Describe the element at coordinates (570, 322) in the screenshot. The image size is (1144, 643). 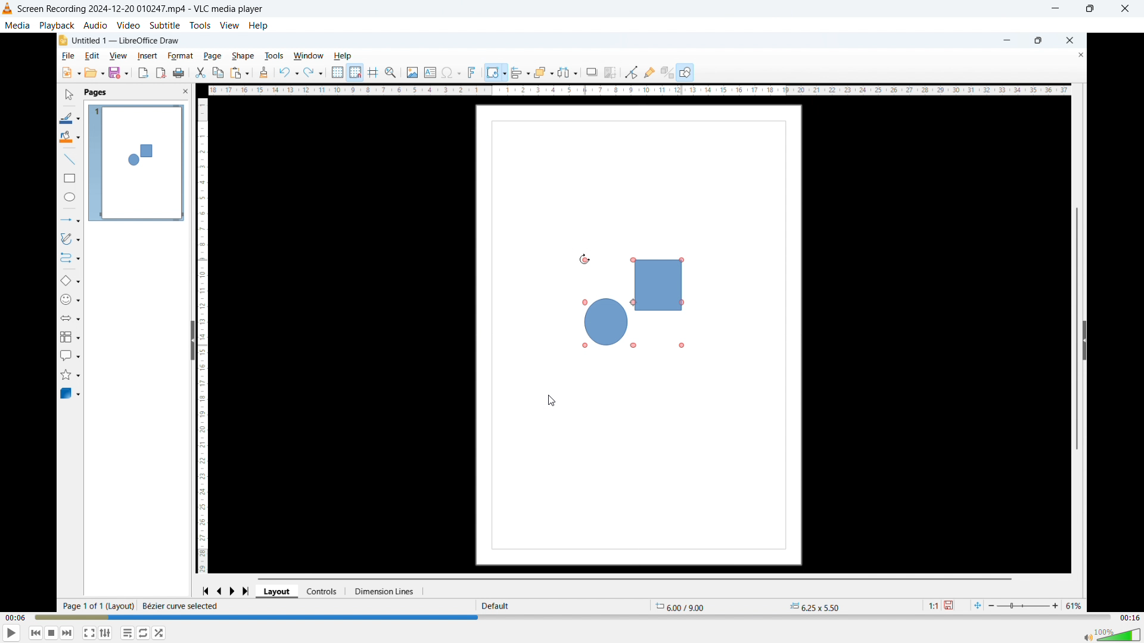
I see `Video playback ` at that location.